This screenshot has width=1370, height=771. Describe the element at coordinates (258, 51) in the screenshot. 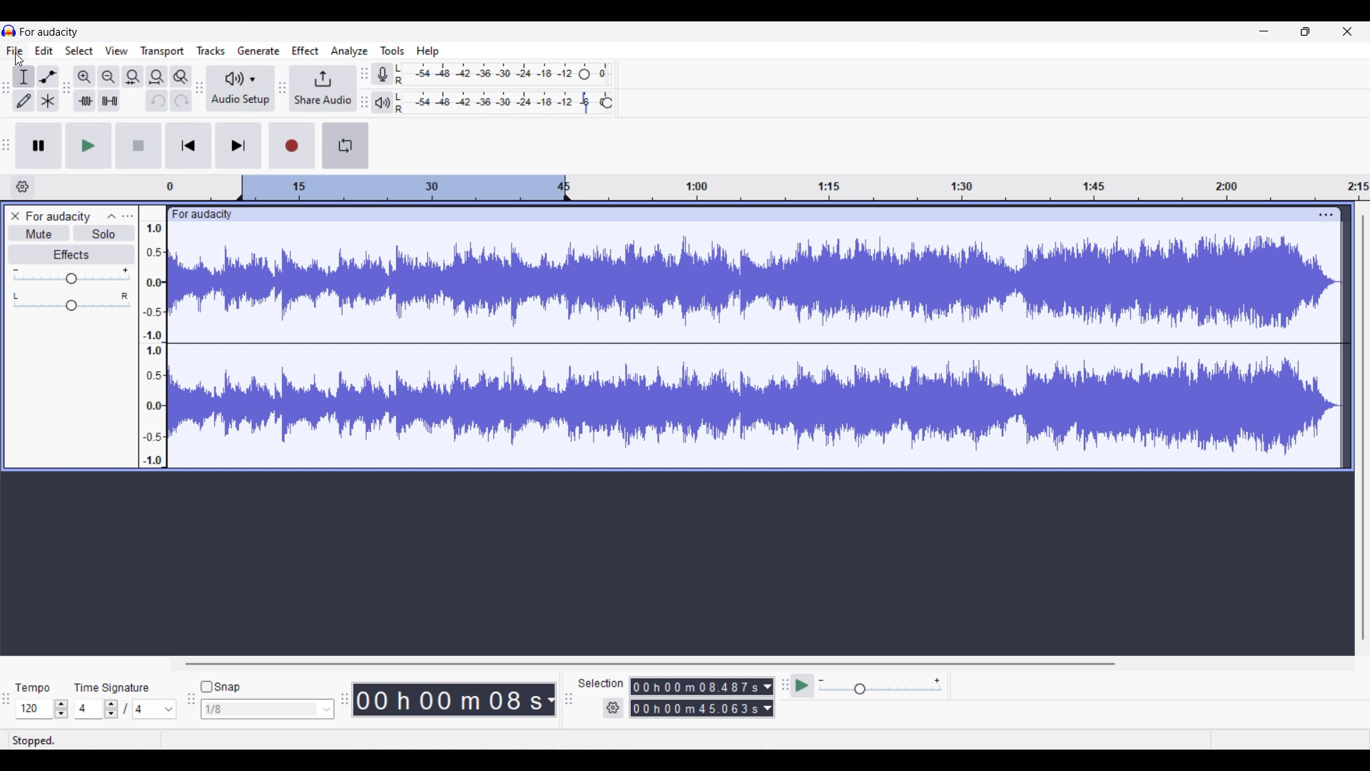

I see `Generate menu` at that location.